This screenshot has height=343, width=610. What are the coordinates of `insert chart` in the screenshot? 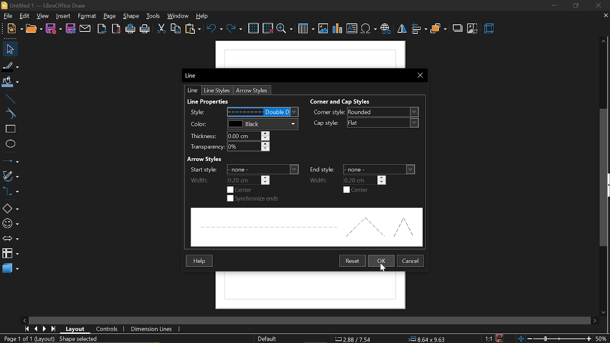 It's located at (336, 29).